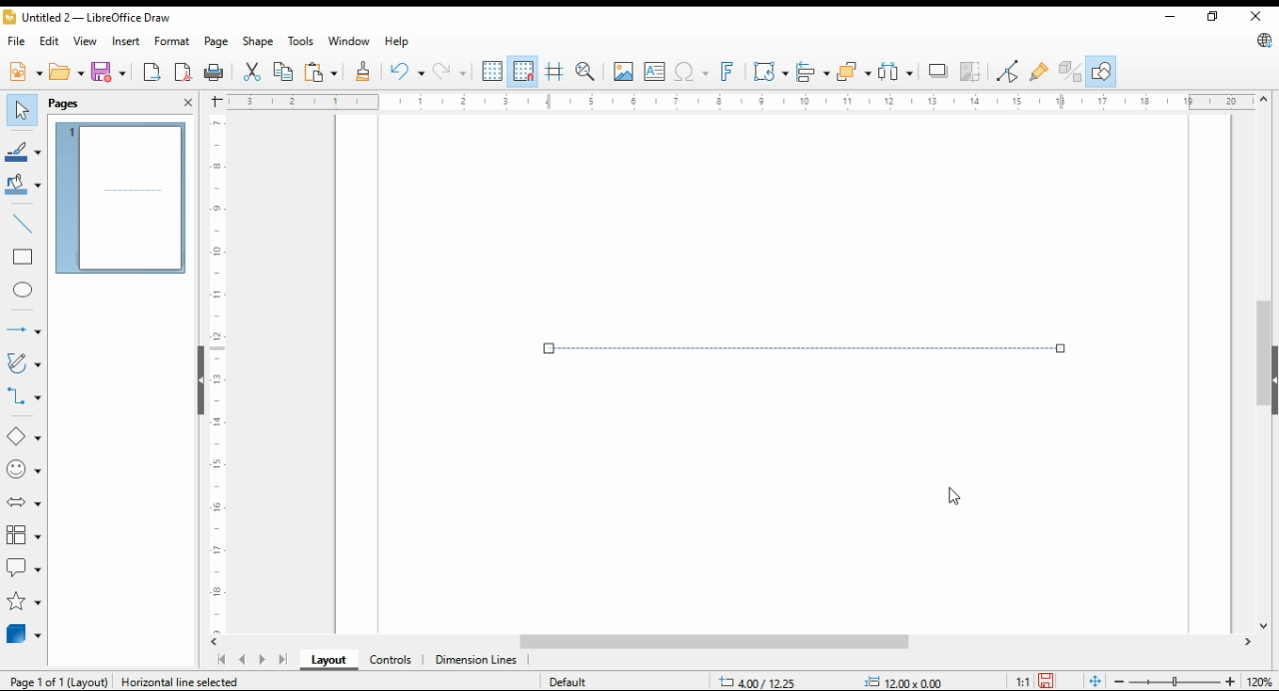 This screenshot has width=1279, height=691. Describe the element at coordinates (189, 102) in the screenshot. I see `close pane` at that location.